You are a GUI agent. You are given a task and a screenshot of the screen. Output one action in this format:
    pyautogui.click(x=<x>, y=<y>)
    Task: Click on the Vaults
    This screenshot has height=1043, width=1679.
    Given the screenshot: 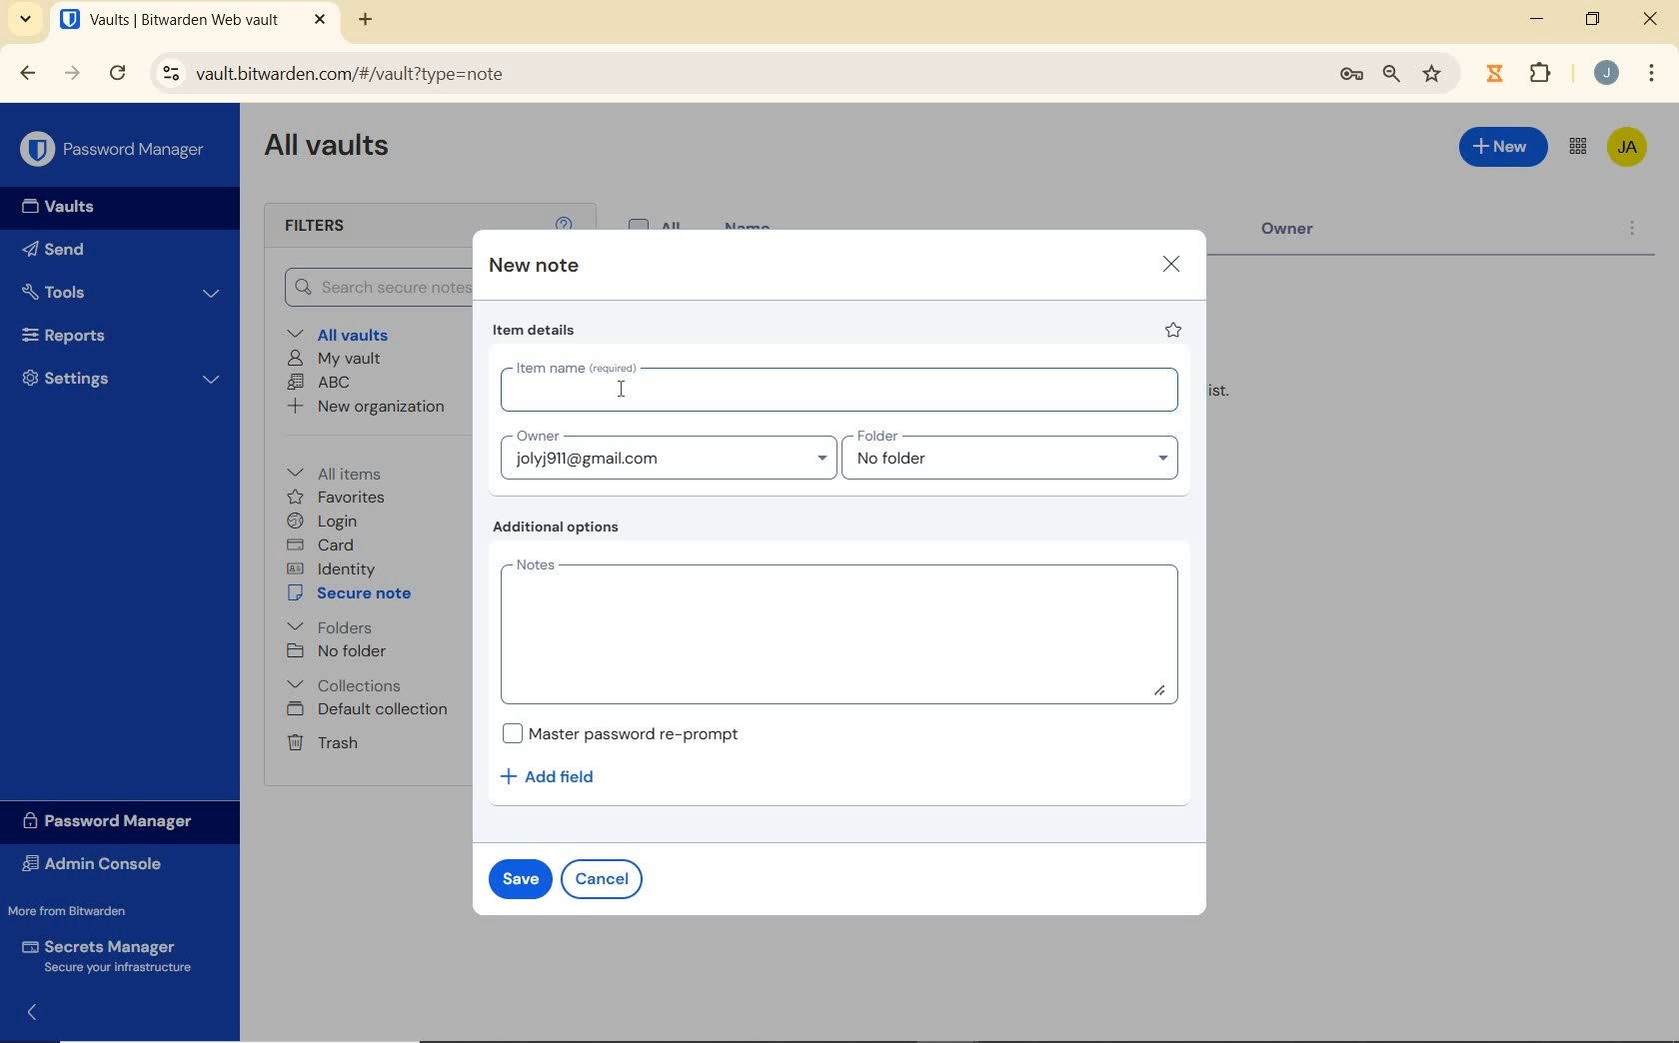 What is the action you would take?
    pyautogui.click(x=52, y=207)
    